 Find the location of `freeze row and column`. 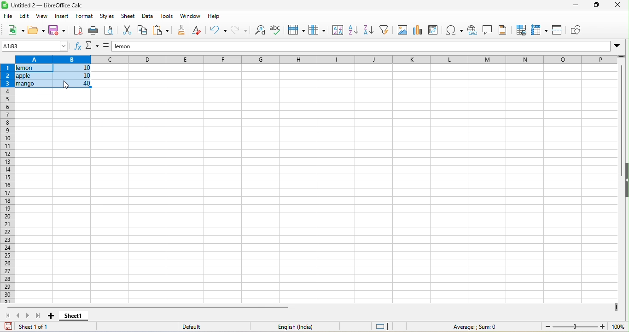

freeze row and column is located at coordinates (539, 31).